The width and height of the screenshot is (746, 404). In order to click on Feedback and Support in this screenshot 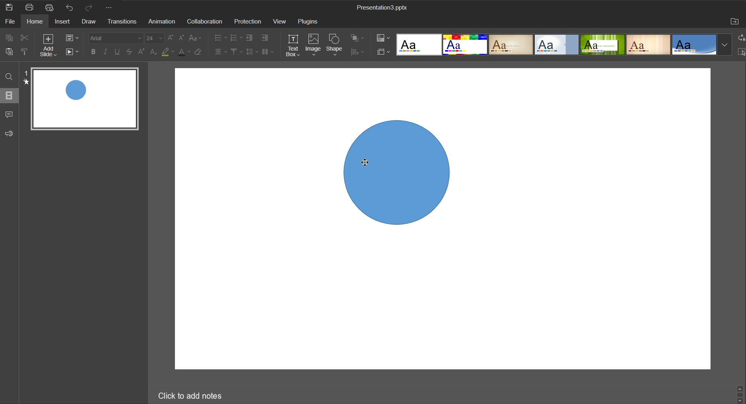, I will do `click(9, 132)`.